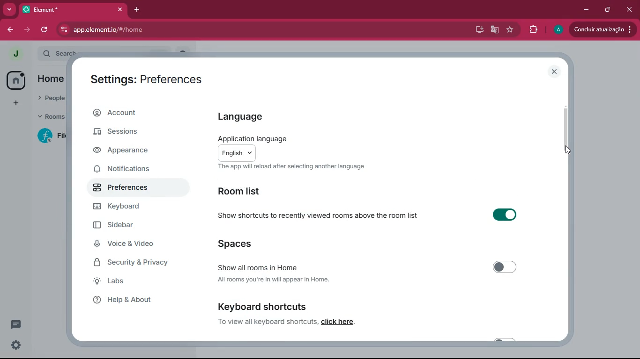 The width and height of the screenshot is (640, 359). Describe the element at coordinates (126, 133) in the screenshot. I see `sessions` at that location.